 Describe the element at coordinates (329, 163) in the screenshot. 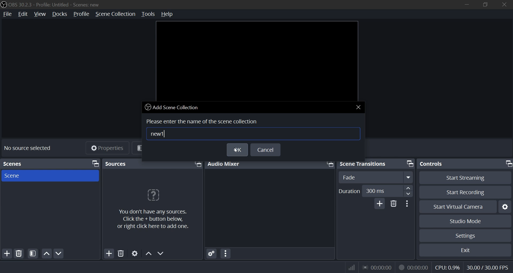

I see `bring front` at that location.